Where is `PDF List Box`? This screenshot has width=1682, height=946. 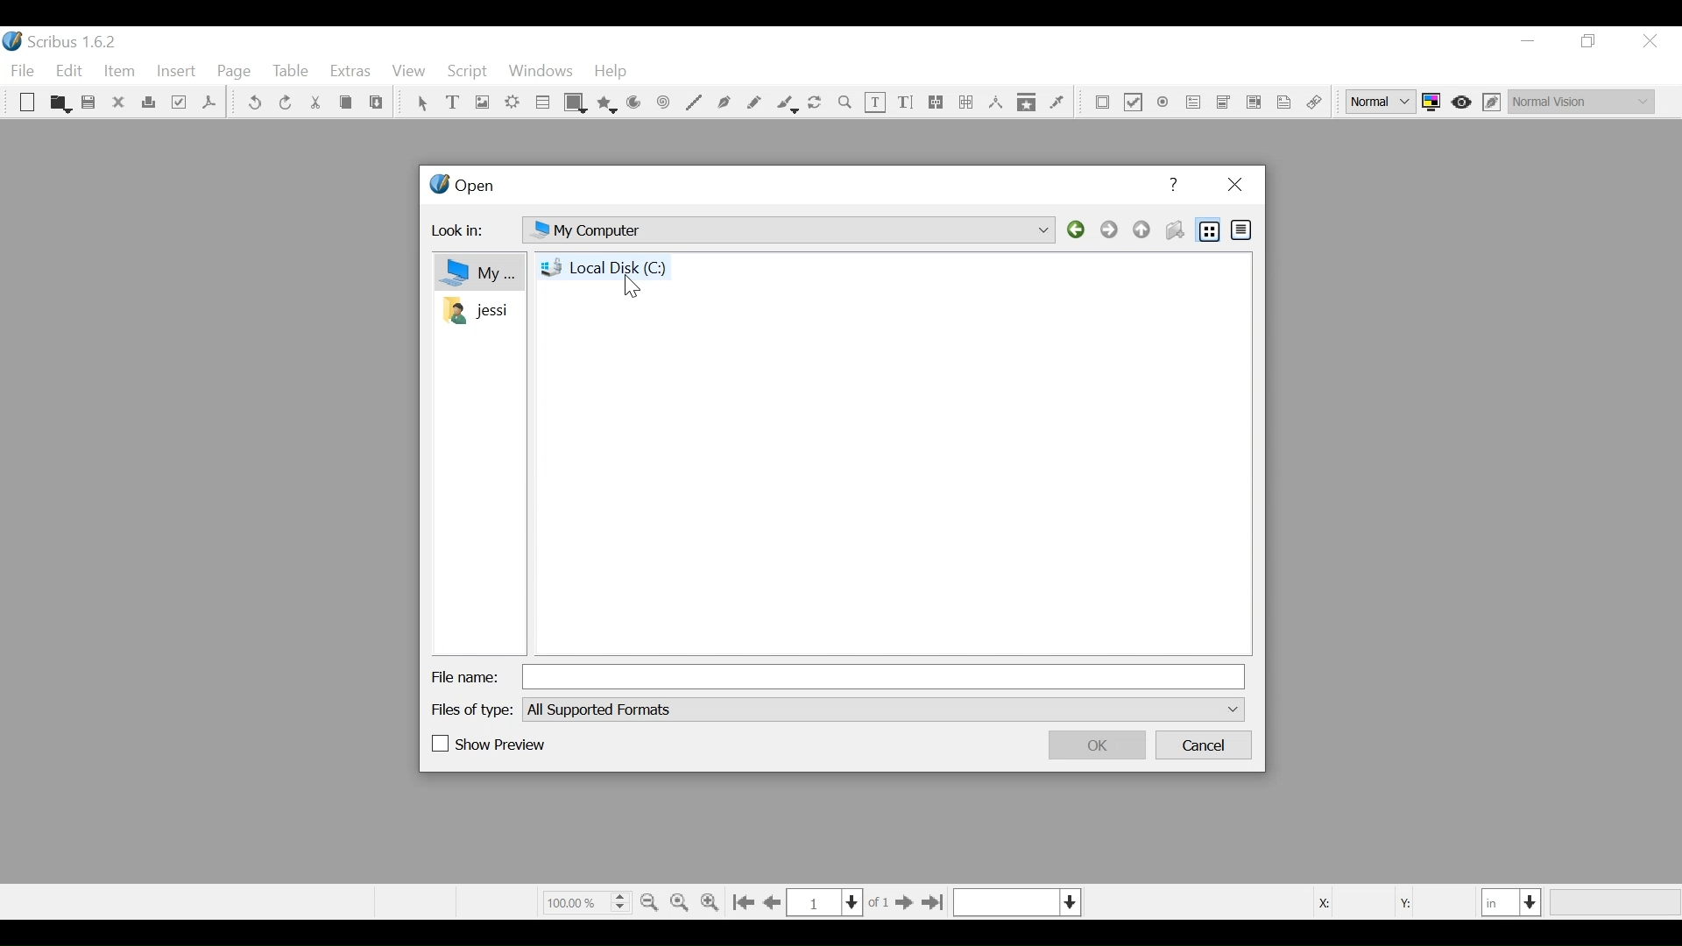 PDF List Box is located at coordinates (1223, 102).